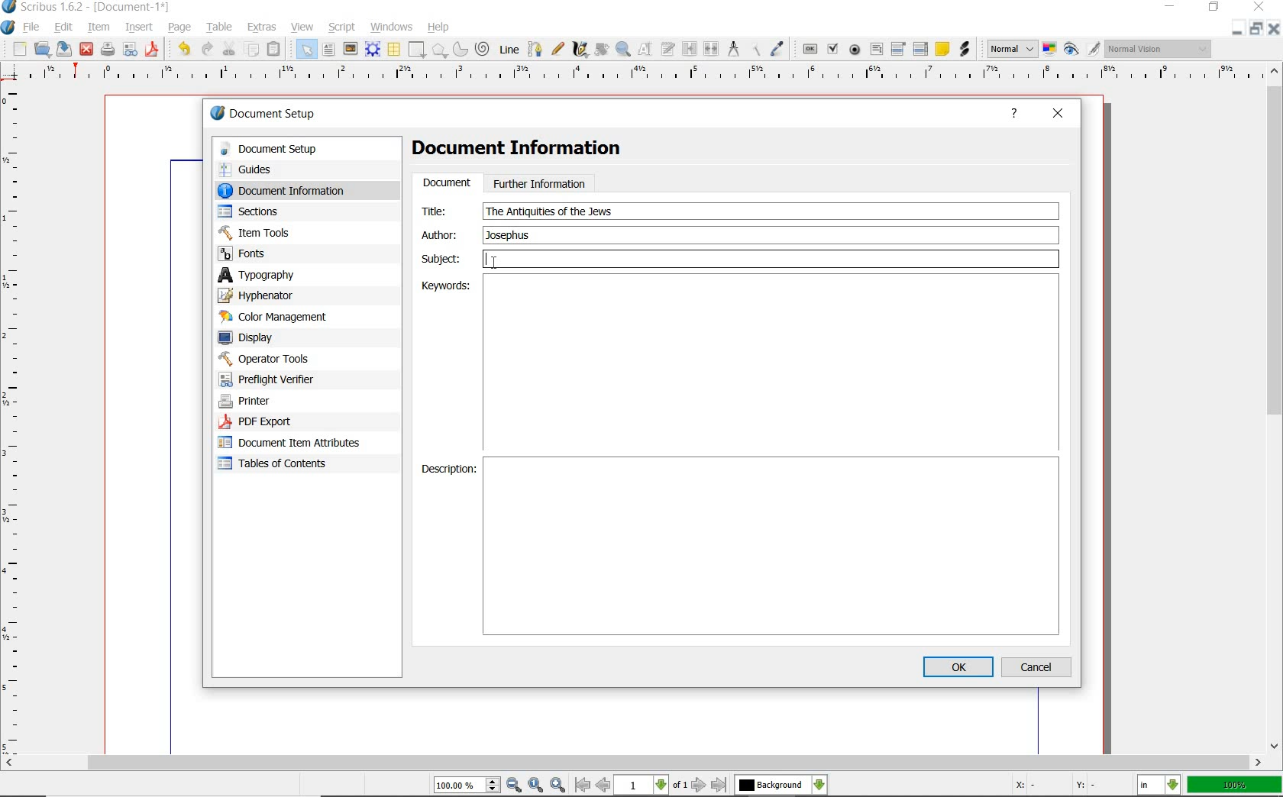  Describe the element at coordinates (285, 359) in the screenshot. I see `operator tools` at that location.